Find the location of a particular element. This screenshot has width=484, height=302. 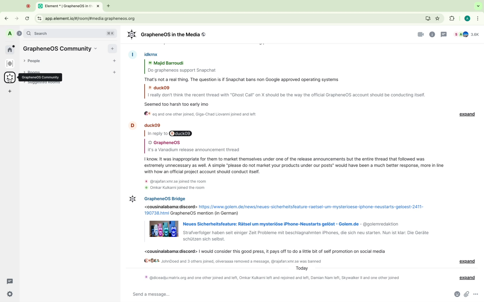

I really dont think the recent thread with "ghost call" on X should be the way the official grapheneos account should be conducting itself is located at coordinates (287, 95).